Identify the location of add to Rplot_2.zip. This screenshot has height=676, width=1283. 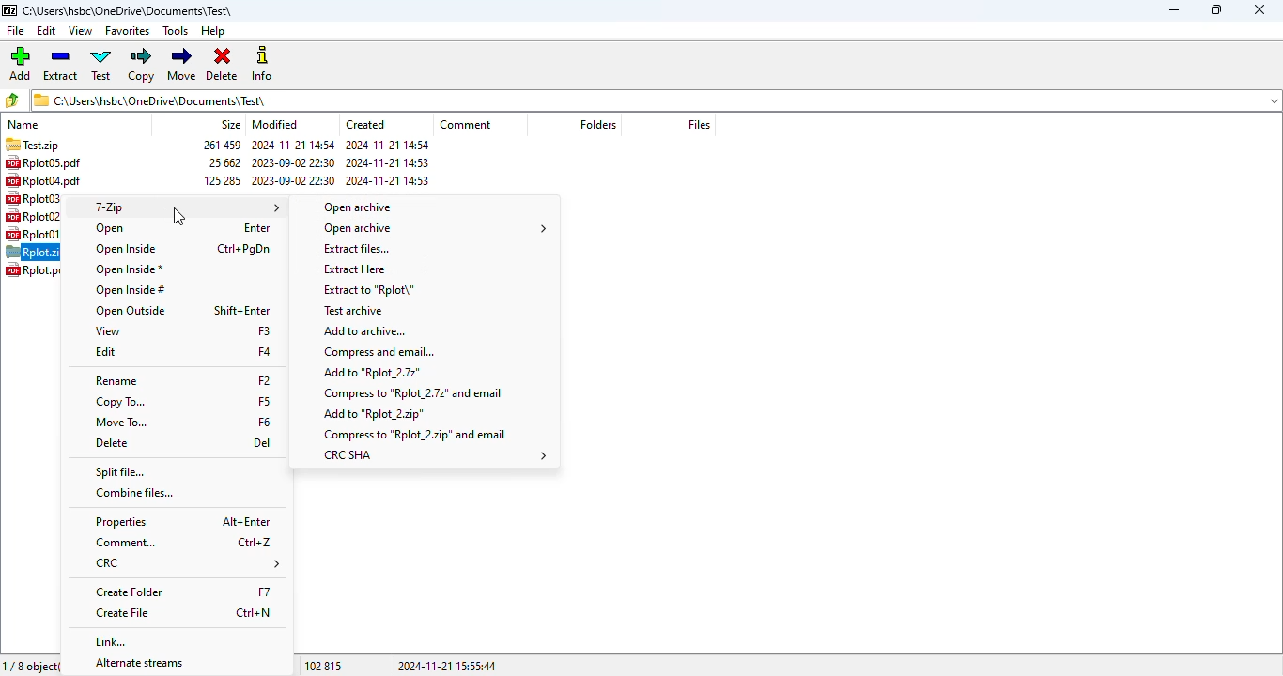
(376, 414).